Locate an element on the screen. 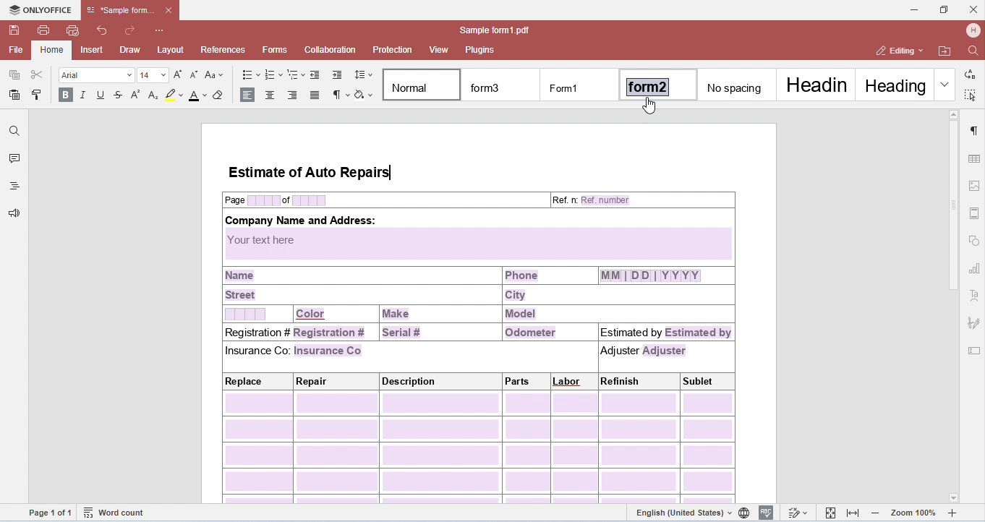  chart settings is located at coordinates (974, 267).